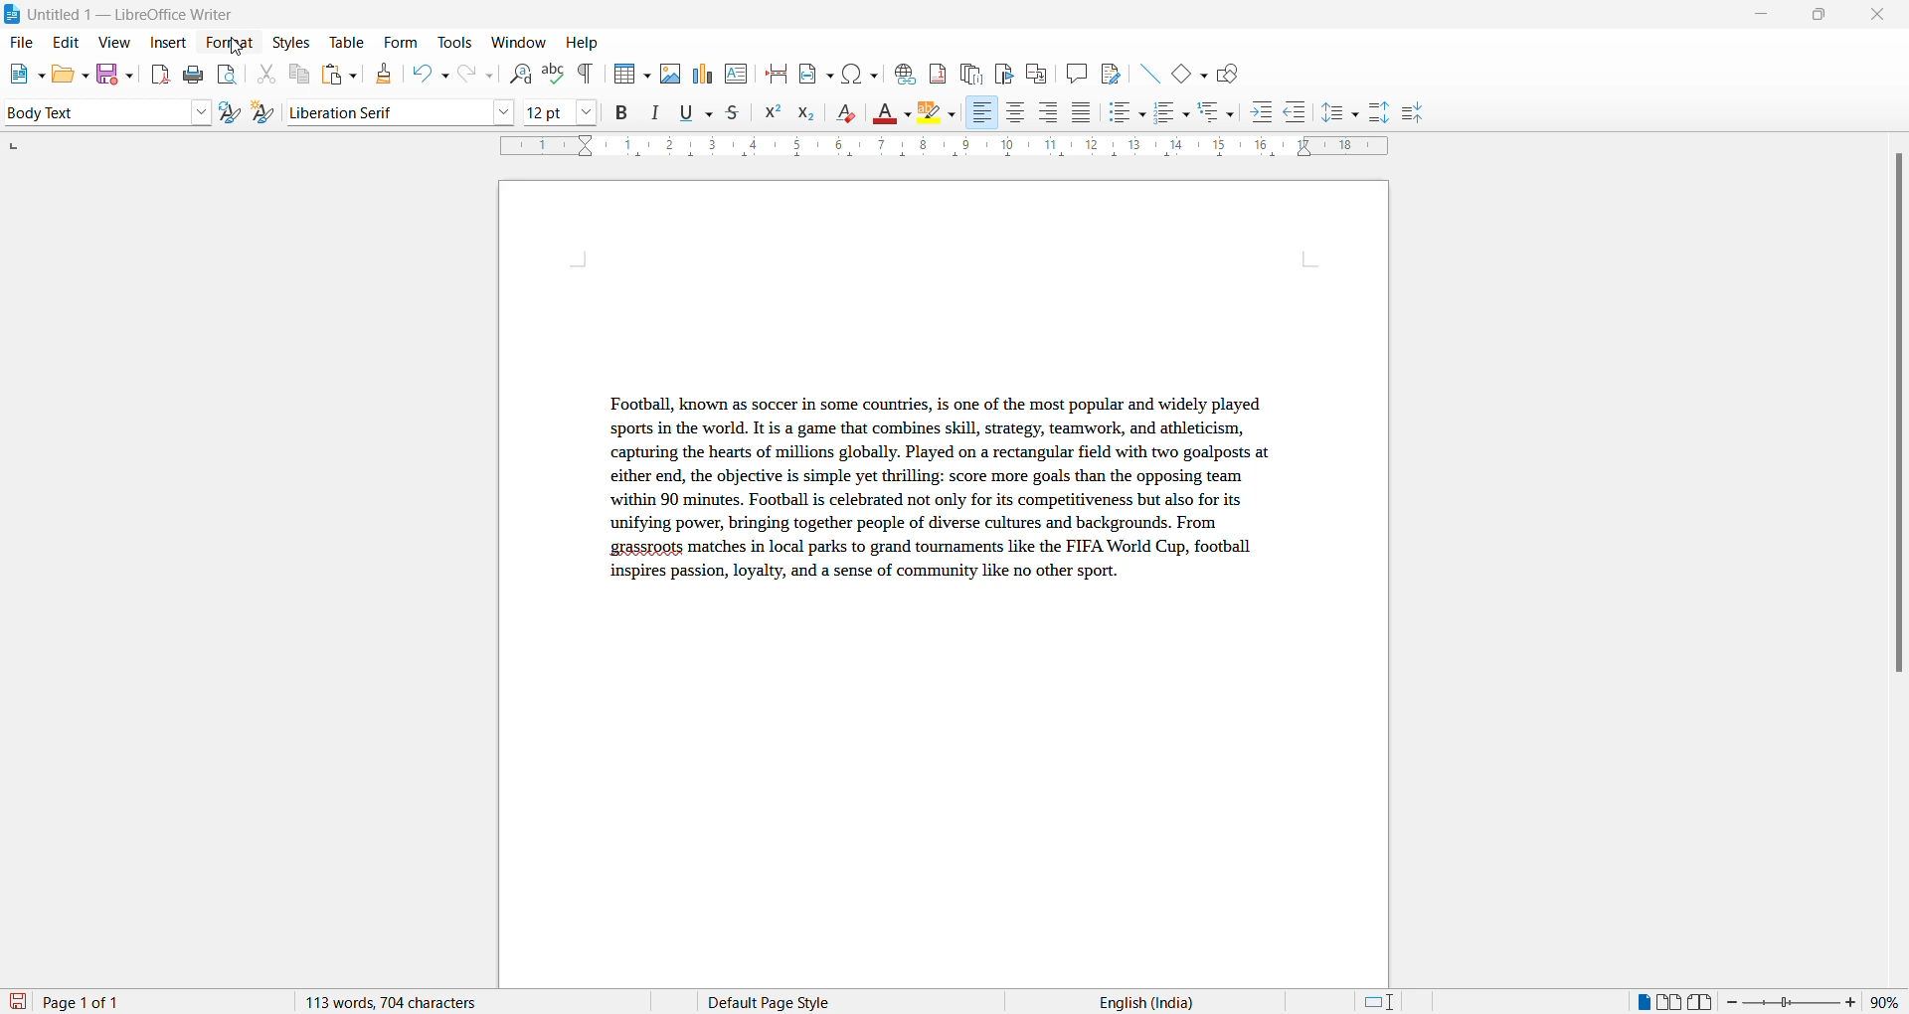  Describe the element at coordinates (1759, 18) in the screenshot. I see `minimize` at that location.